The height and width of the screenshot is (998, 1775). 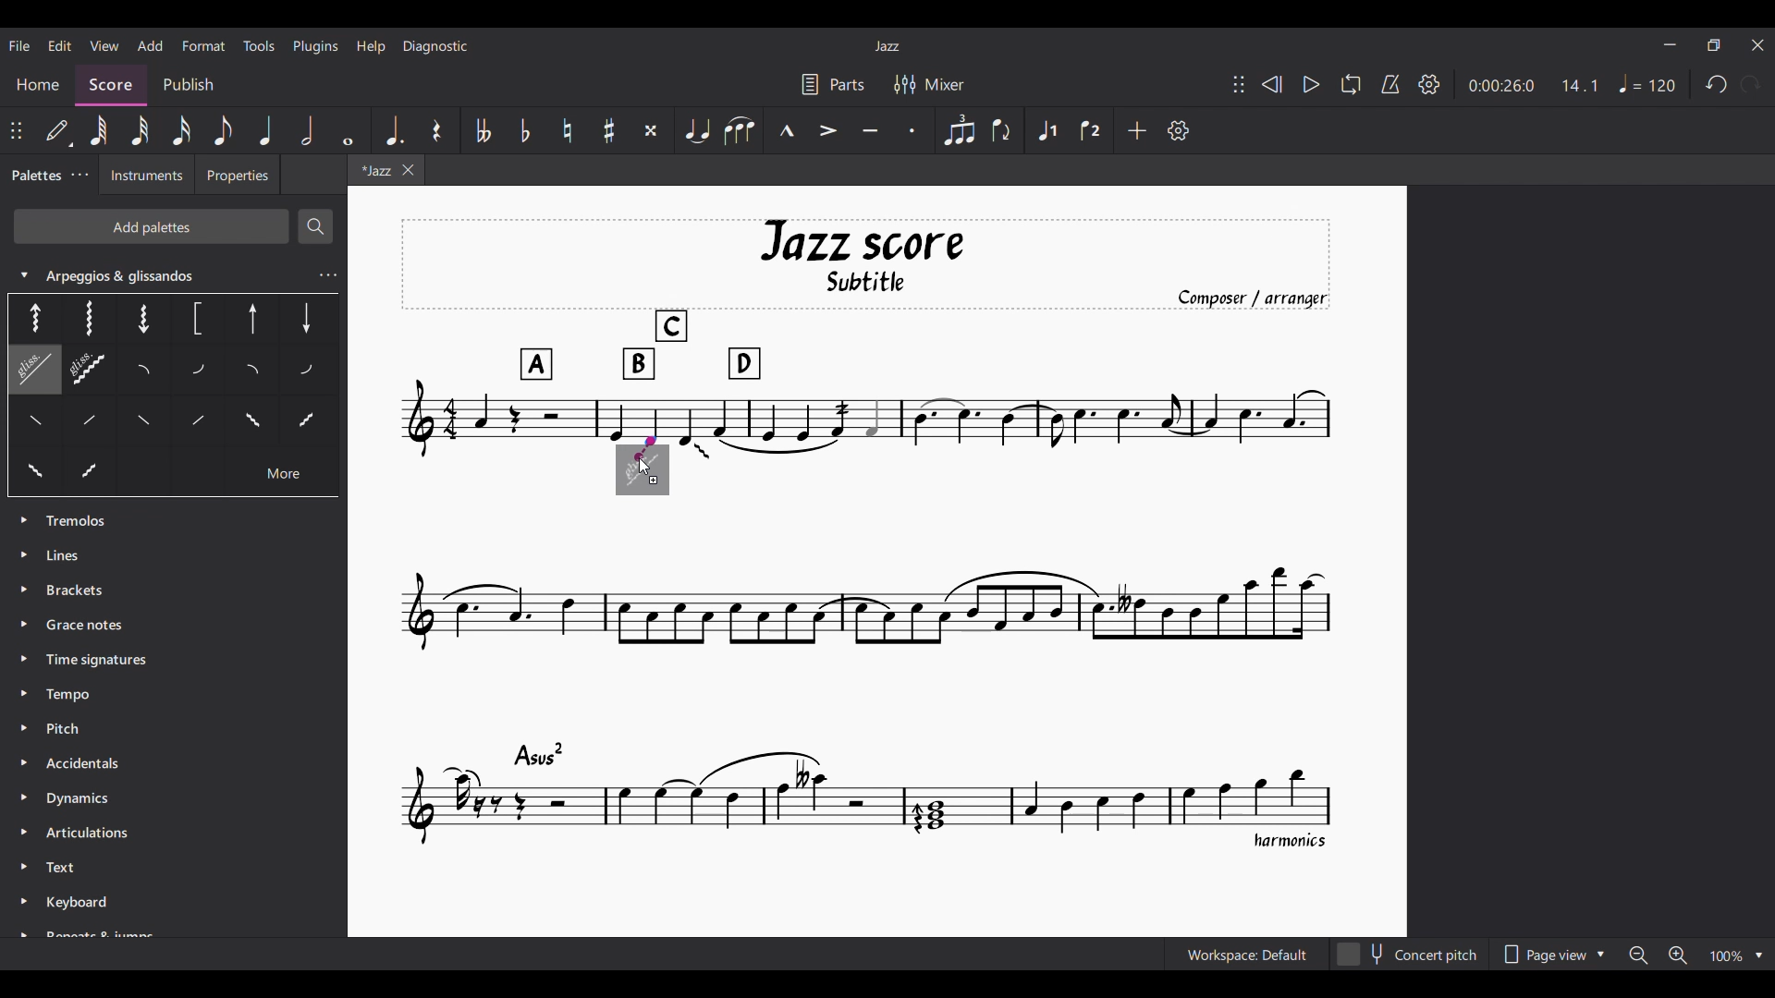 What do you see at coordinates (569, 130) in the screenshot?
I see `Toggle natural` at bounding box center [569, 130].